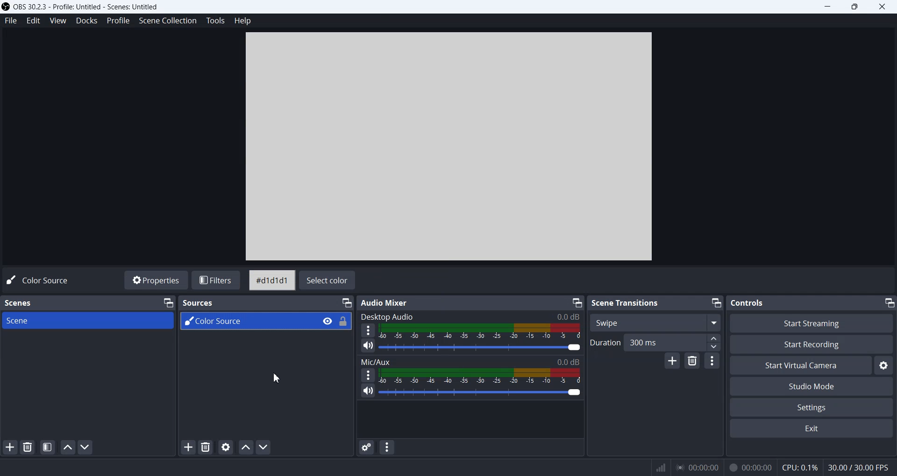 The width and height of the screenshot is (897, 476). I want to click on Preview Window , so click(450, 147).